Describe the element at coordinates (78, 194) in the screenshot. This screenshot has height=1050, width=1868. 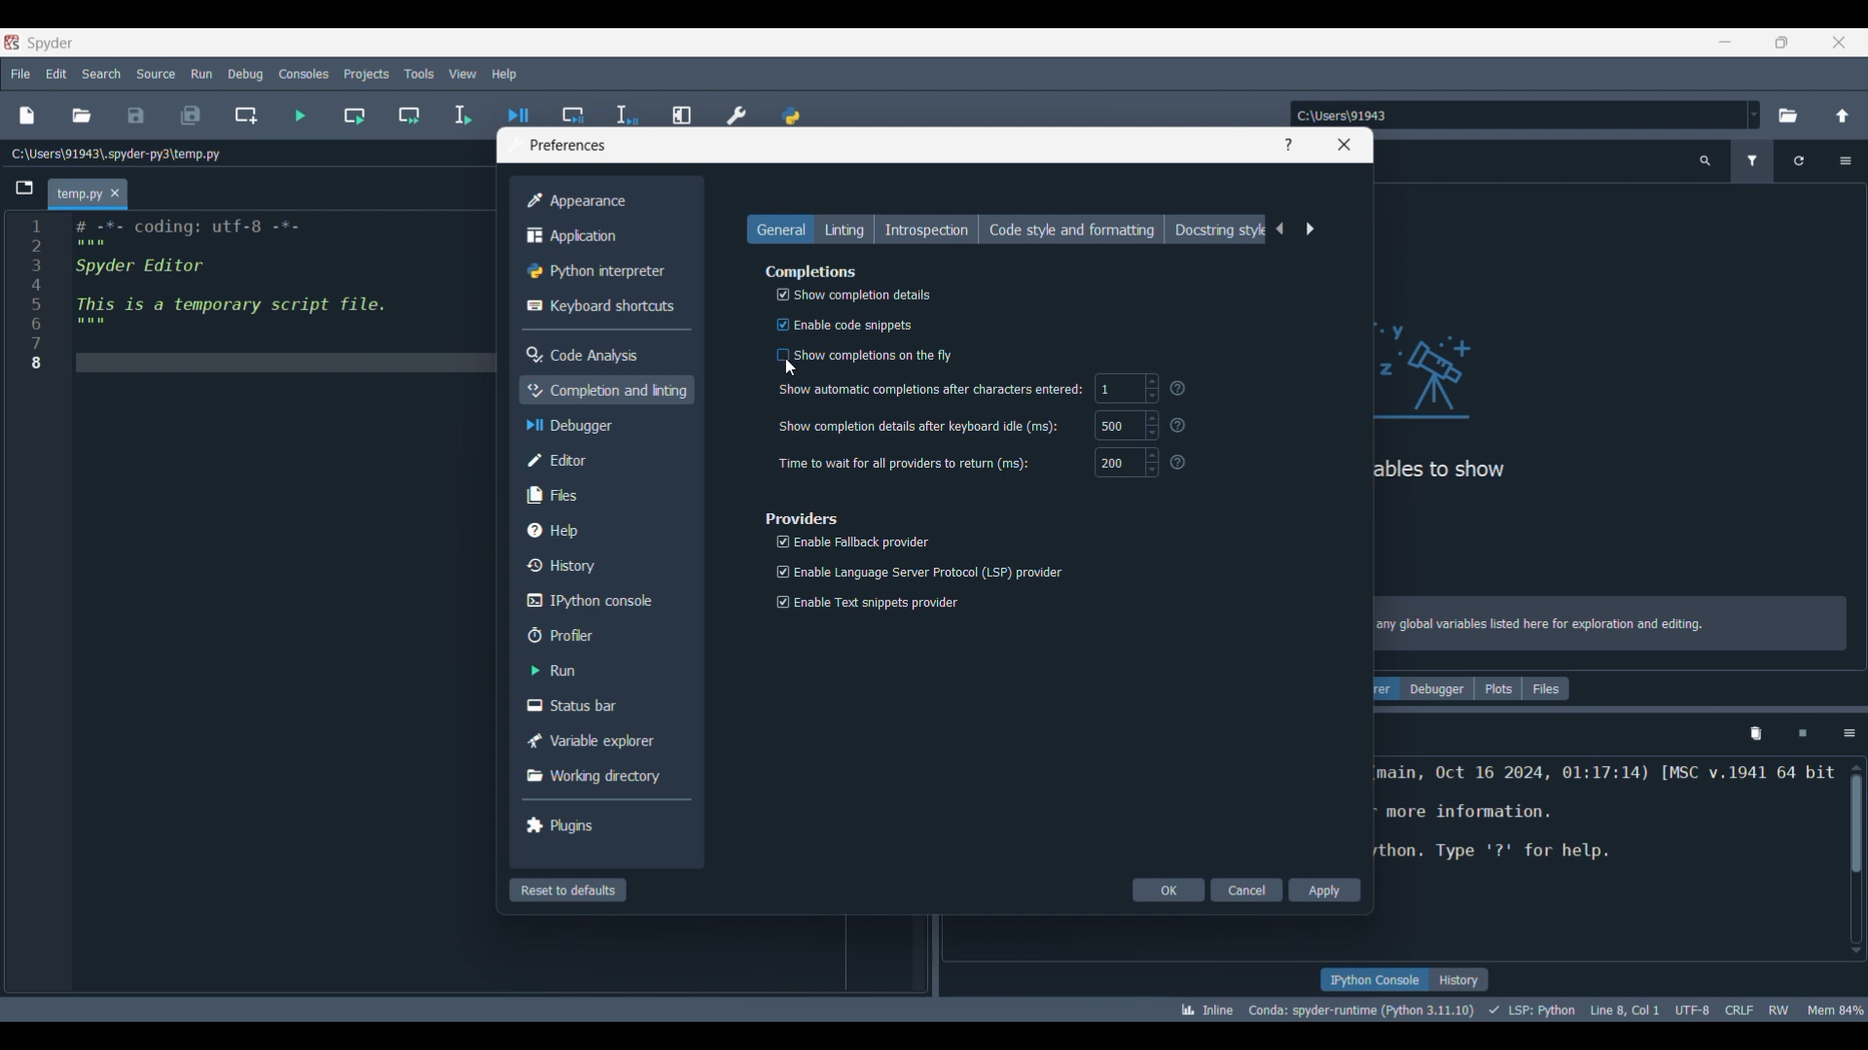
I see `Current tab` at that location.